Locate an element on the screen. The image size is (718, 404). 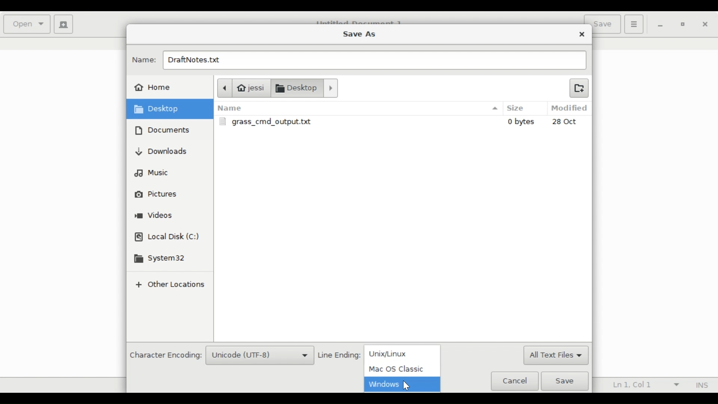
Ln 1, Col 1 is located at coordinates (644, 385).